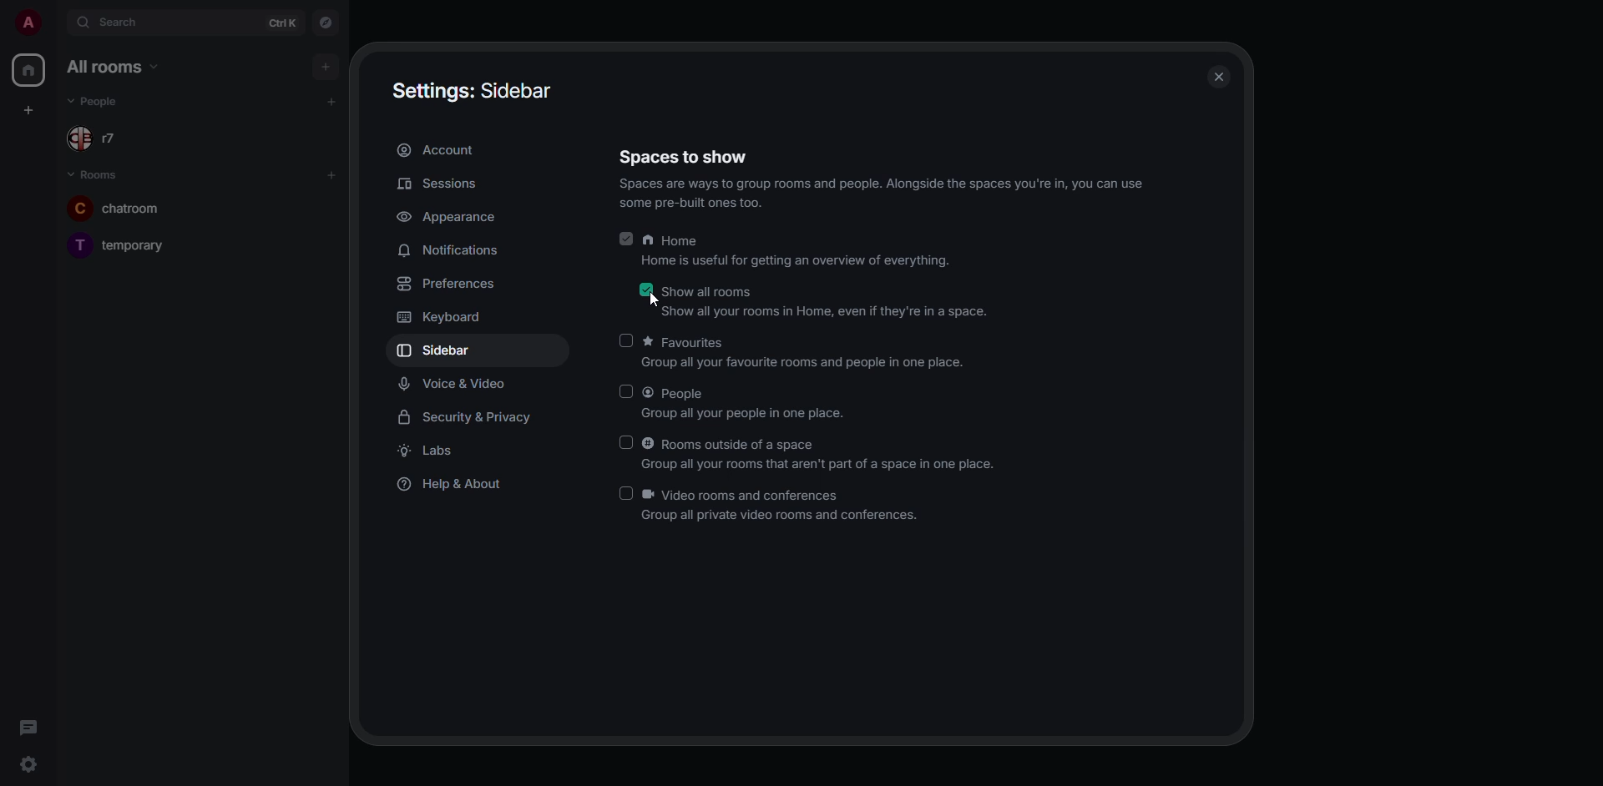 This screenshot has height=786, width=1603. I want to click on temporary, so click(119, 244).